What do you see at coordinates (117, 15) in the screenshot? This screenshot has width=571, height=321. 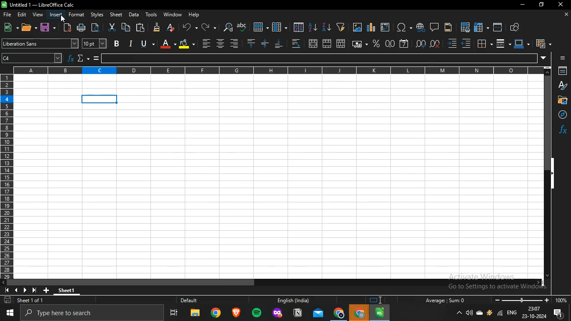 I see `sheet` at bounding box center [117, 15].